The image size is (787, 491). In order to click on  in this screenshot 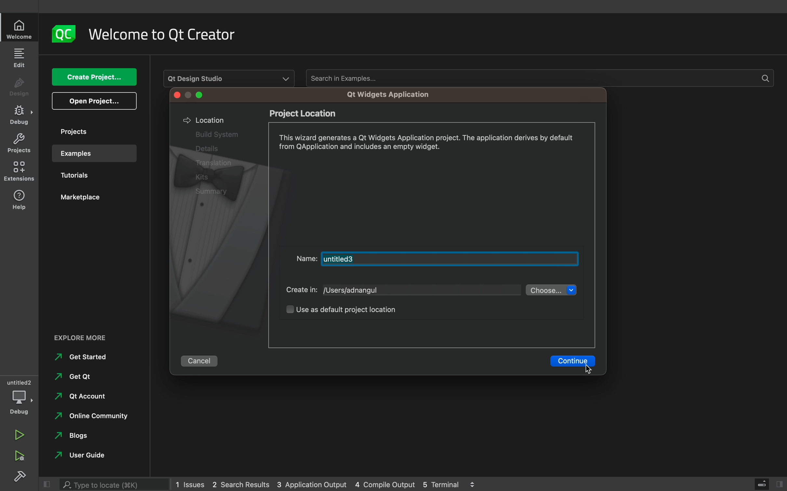, I will do `click(78, 399)`.